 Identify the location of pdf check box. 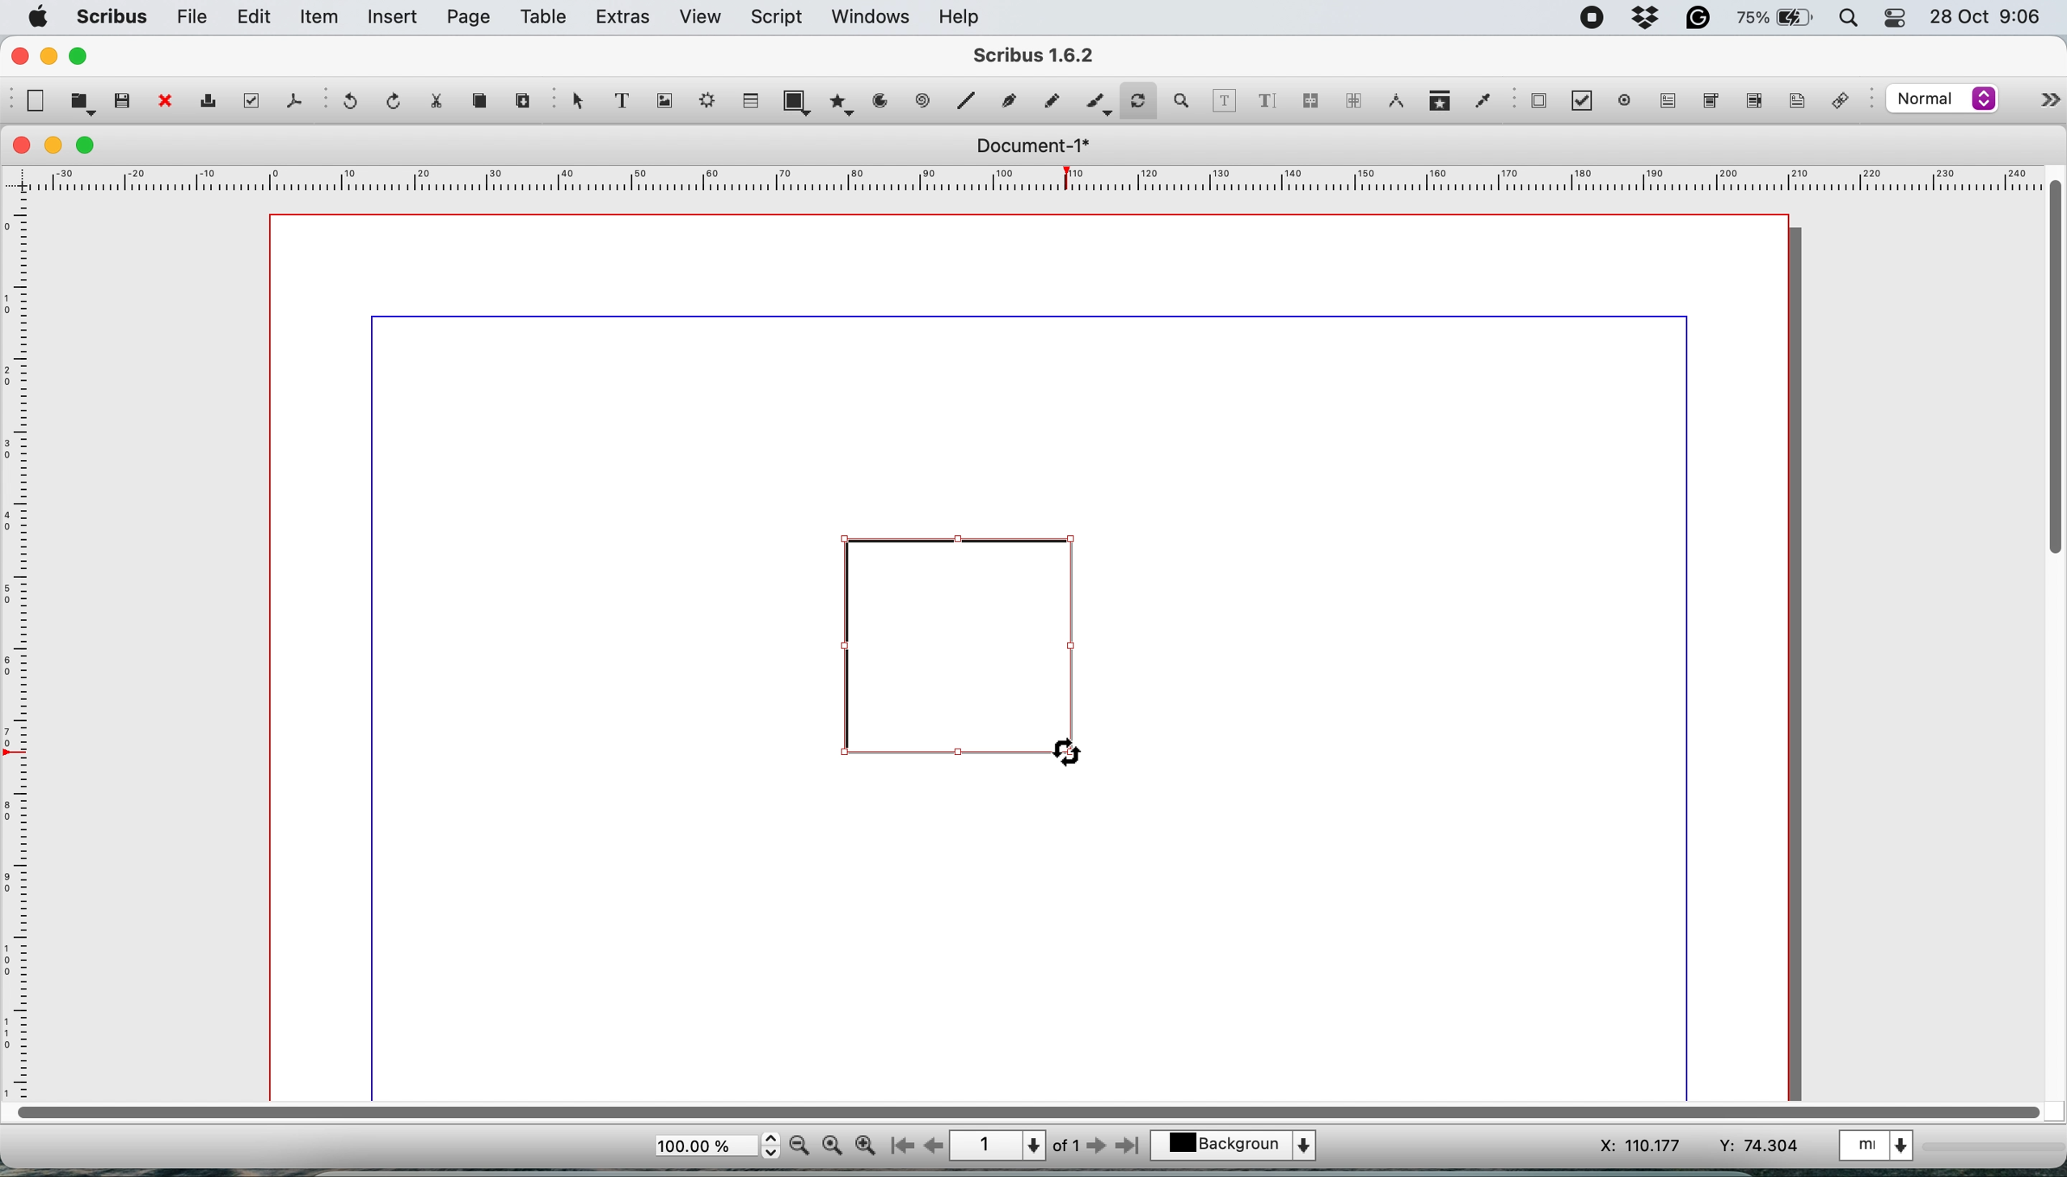
(1581, 101).